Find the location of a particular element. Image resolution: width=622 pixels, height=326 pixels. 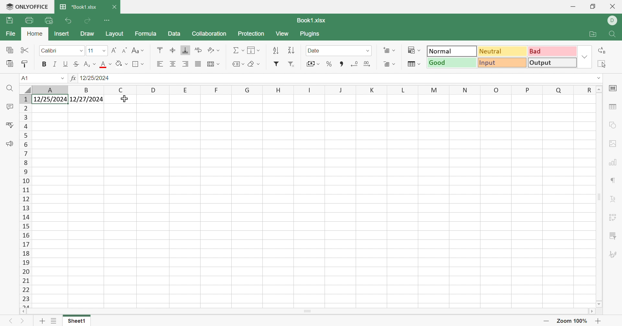

Neutral is located at coordinates (503, 51).